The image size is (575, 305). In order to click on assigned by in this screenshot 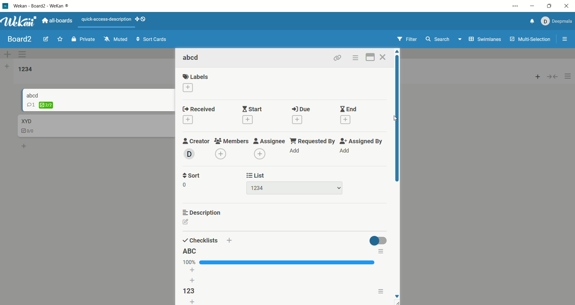, I will do `click(360, 141)`.